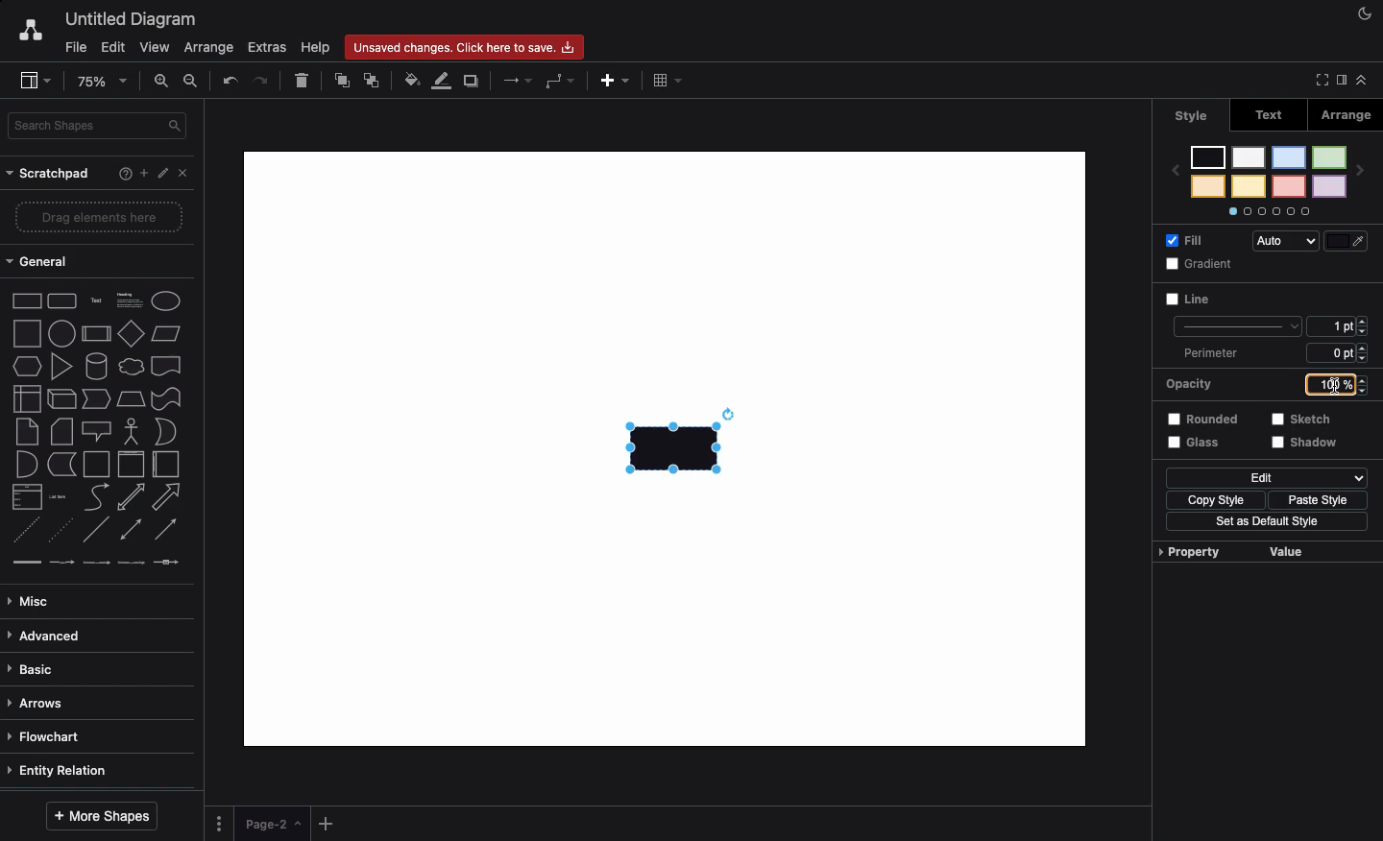  Describe the element at coordinates (96, 463) in the screenshot. I see `container` at that location.